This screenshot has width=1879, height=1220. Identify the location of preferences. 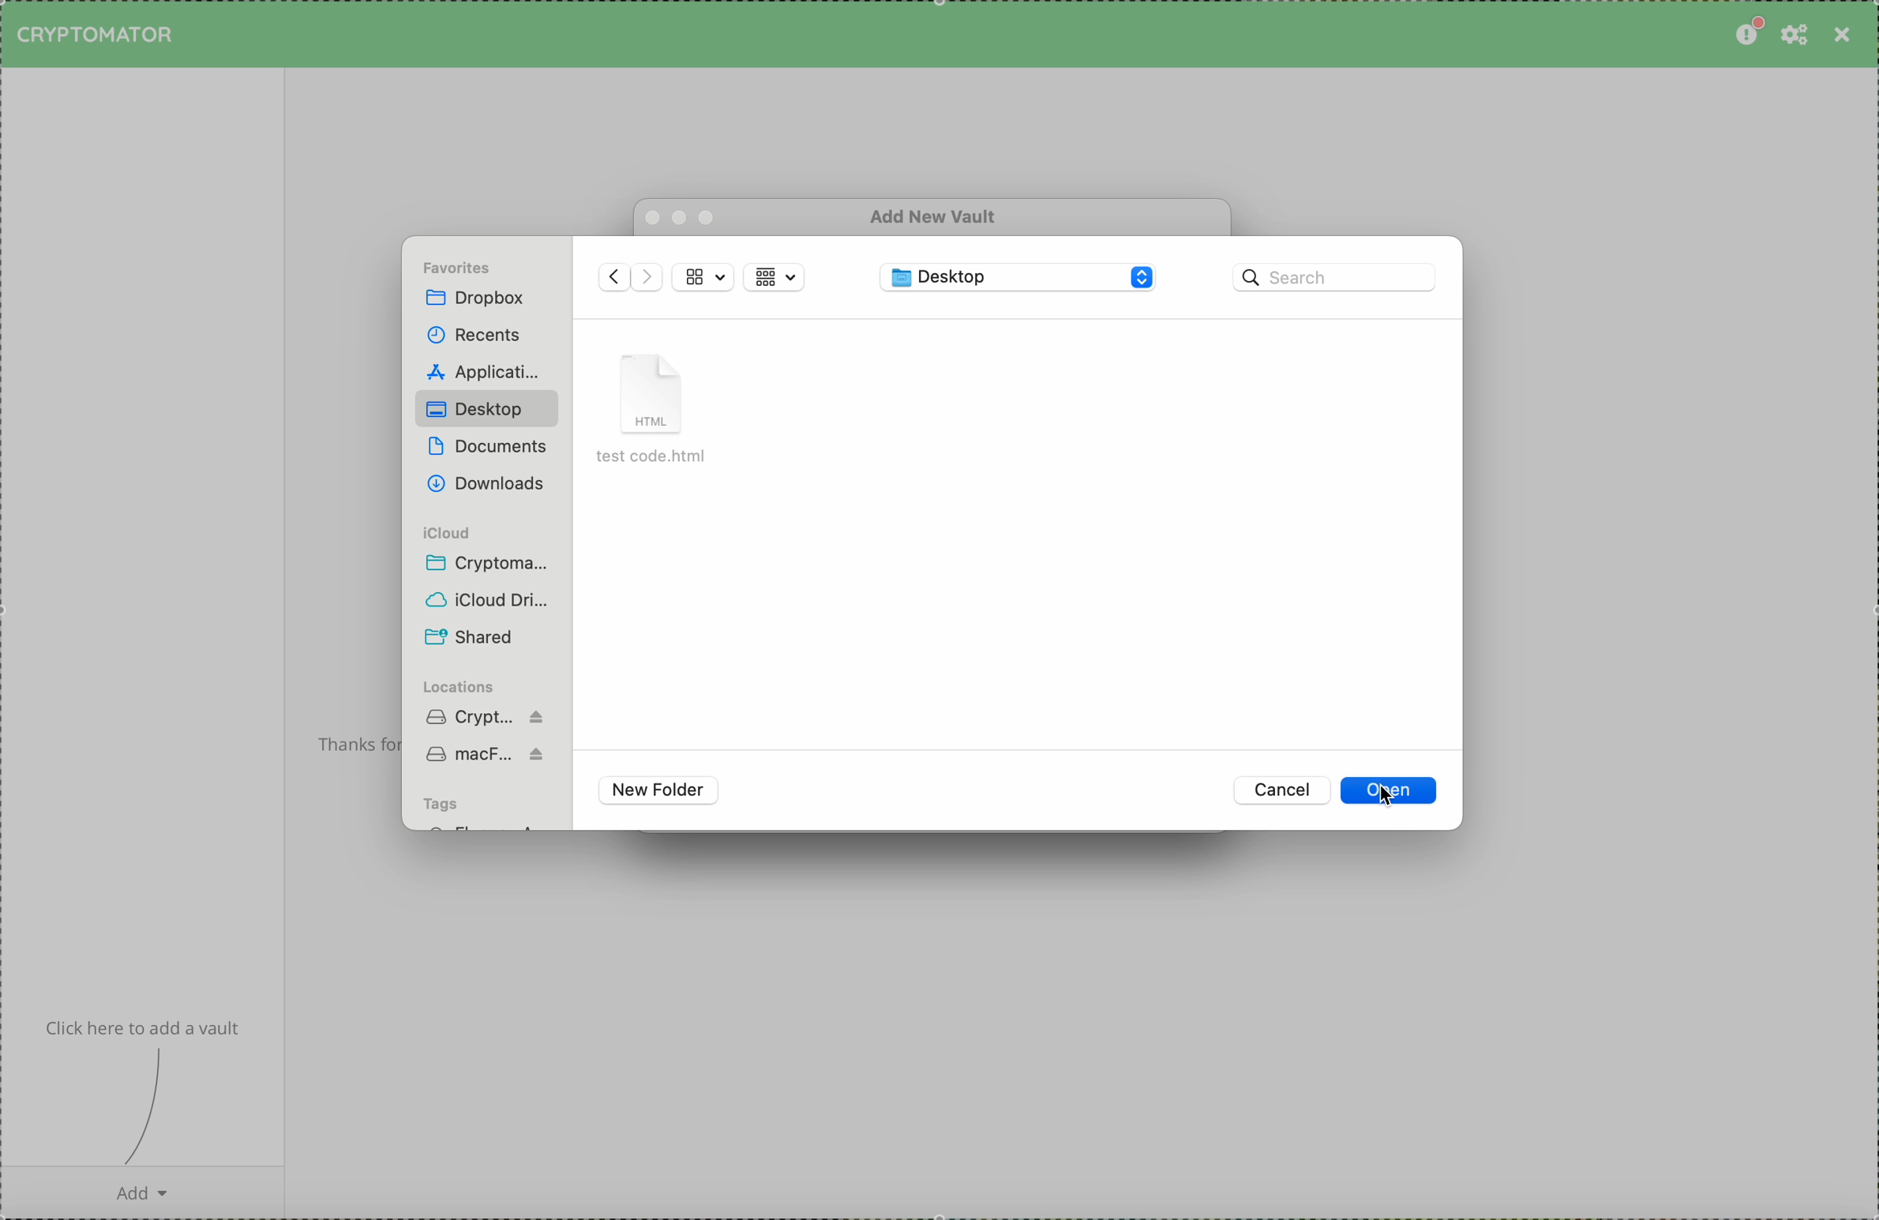
(1795, 35).